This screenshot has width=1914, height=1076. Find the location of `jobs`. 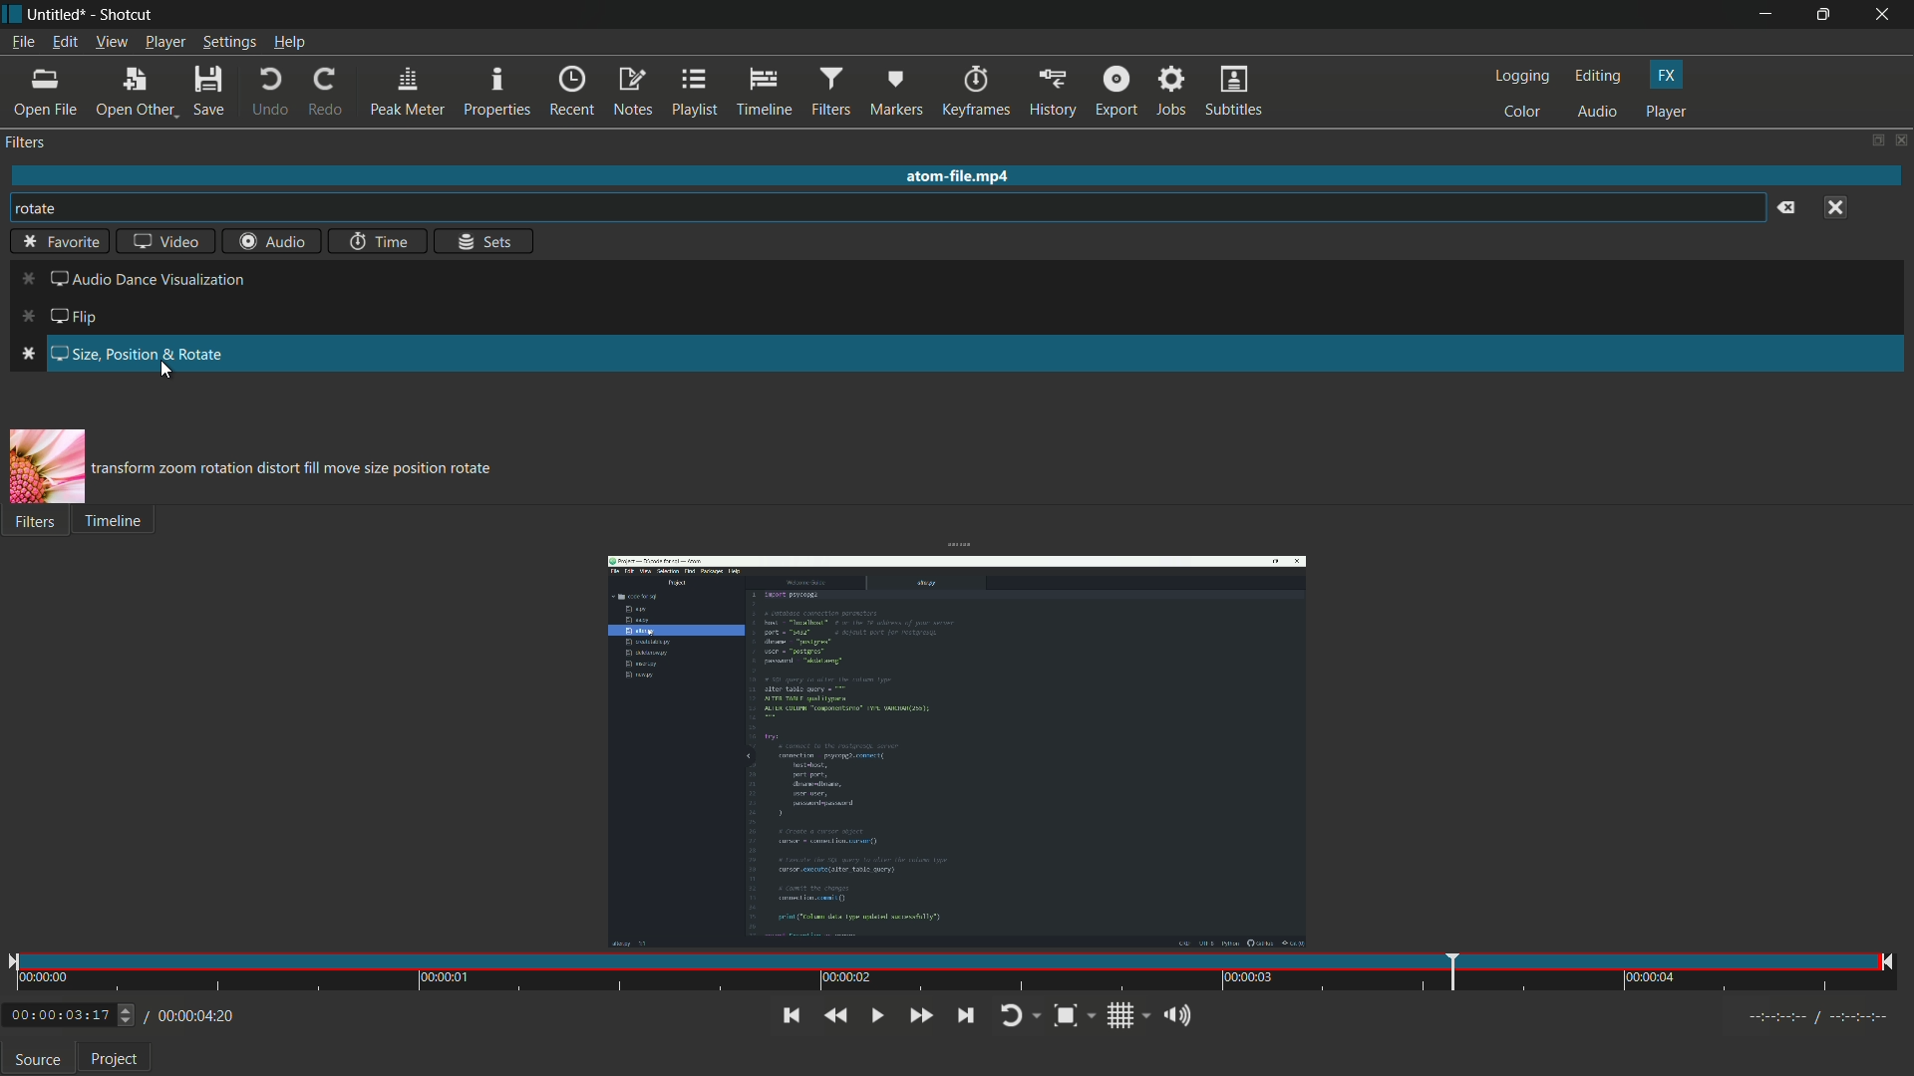

jobs is located at coordinates (1169, 93).